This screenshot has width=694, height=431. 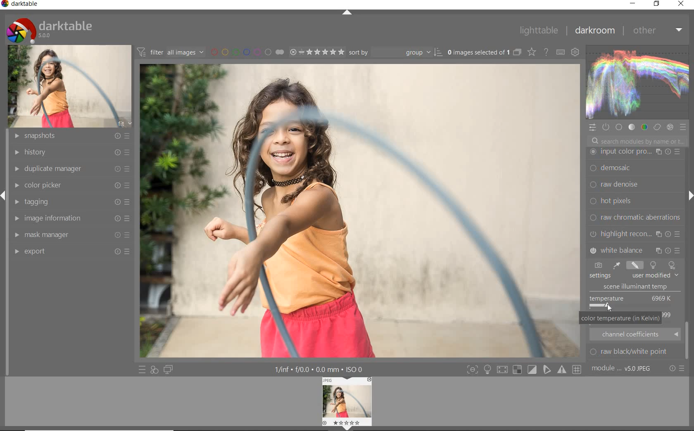 What do you see at coordinates (632, 127) in the screenshot?
I see `tone` at bounding box center [632, 127].